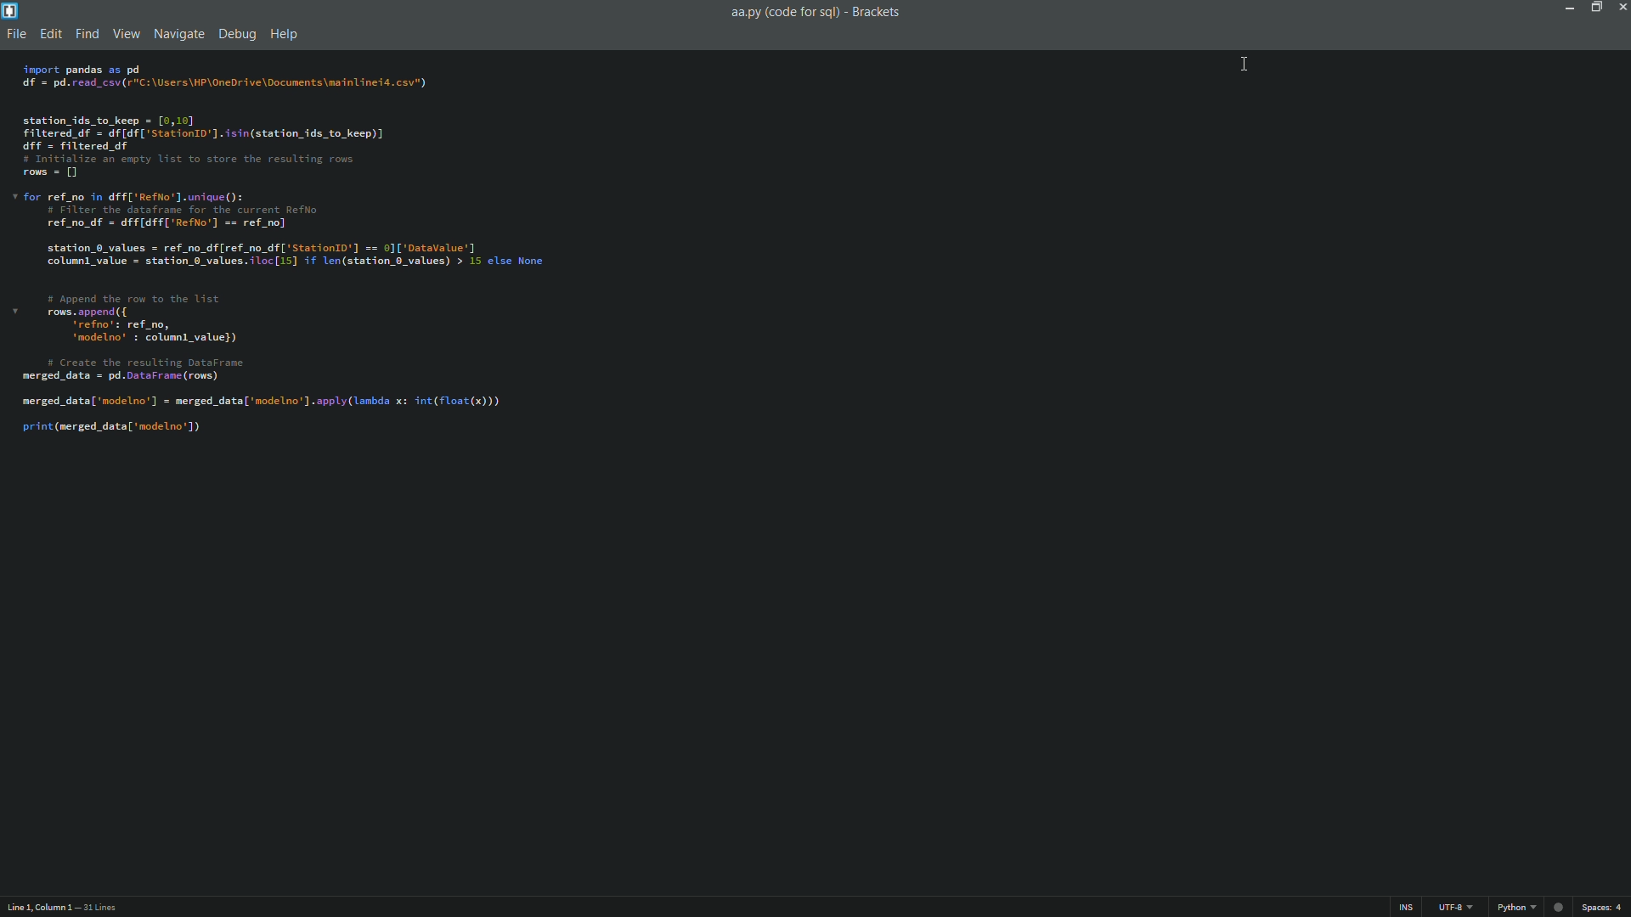 The image size is (1631, 917). I want to click on import pandas as pd
df = pd.read_csv(r"C:\Users\HP\OneDrive\Documents\mainlinei4.csv")
station_ids_to_keep = [0,10]
filtered_df = df[df['StationID'].isin(station_ids_to_keep)]
4FF = Filtered df
# Initialize an empty list to store the resulting rows
rows = [1
v for ref_no in dff['RefNo’].unique():
+ Filter the dataframe for the current RefNo
ref_no_df = dff[dff['RefNo’] == ref_no]
station 6_values = ref_no_df[ref_no_df['StationID'] == o]['Datavalue']
columnl_value = station_6_values.iloc[15] if len(station_@_values) > 15 else None
+ Append the row to the list
* rows.append({
‘refro’: ref_no,
‘modelno’ : columnl_value})
+ Create the resulting DataFrame
merged_data = pd.DataFrame (rows)
merged_data[ 'modelno’] = merged_data['modelno’].apply(lambda x: int(float(x)))
print(merged_data['modelno’]), so click(287, 252).